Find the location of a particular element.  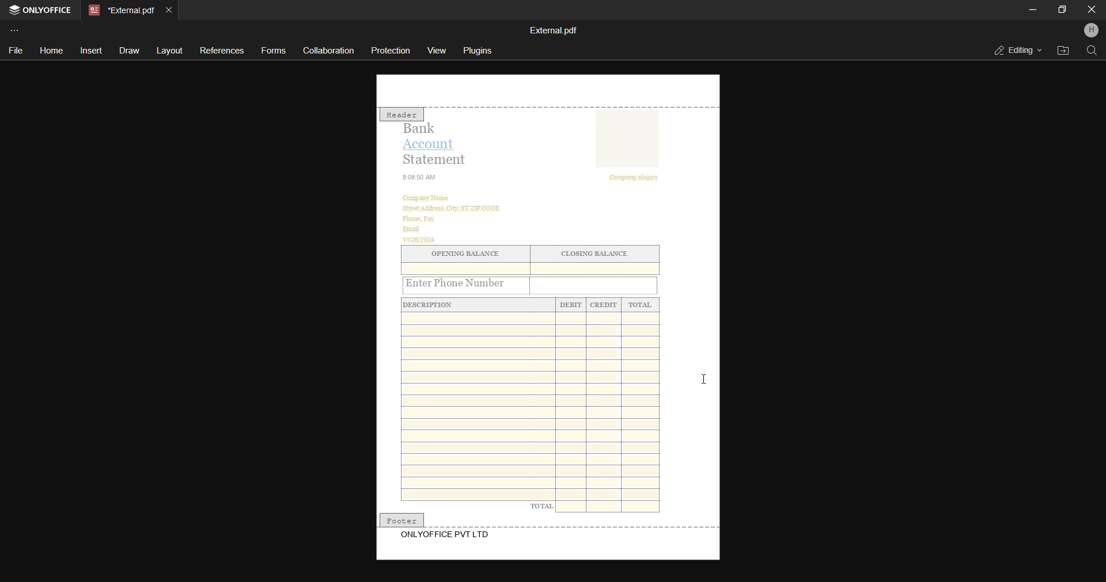

Bank is located at coordinates (424, 128).